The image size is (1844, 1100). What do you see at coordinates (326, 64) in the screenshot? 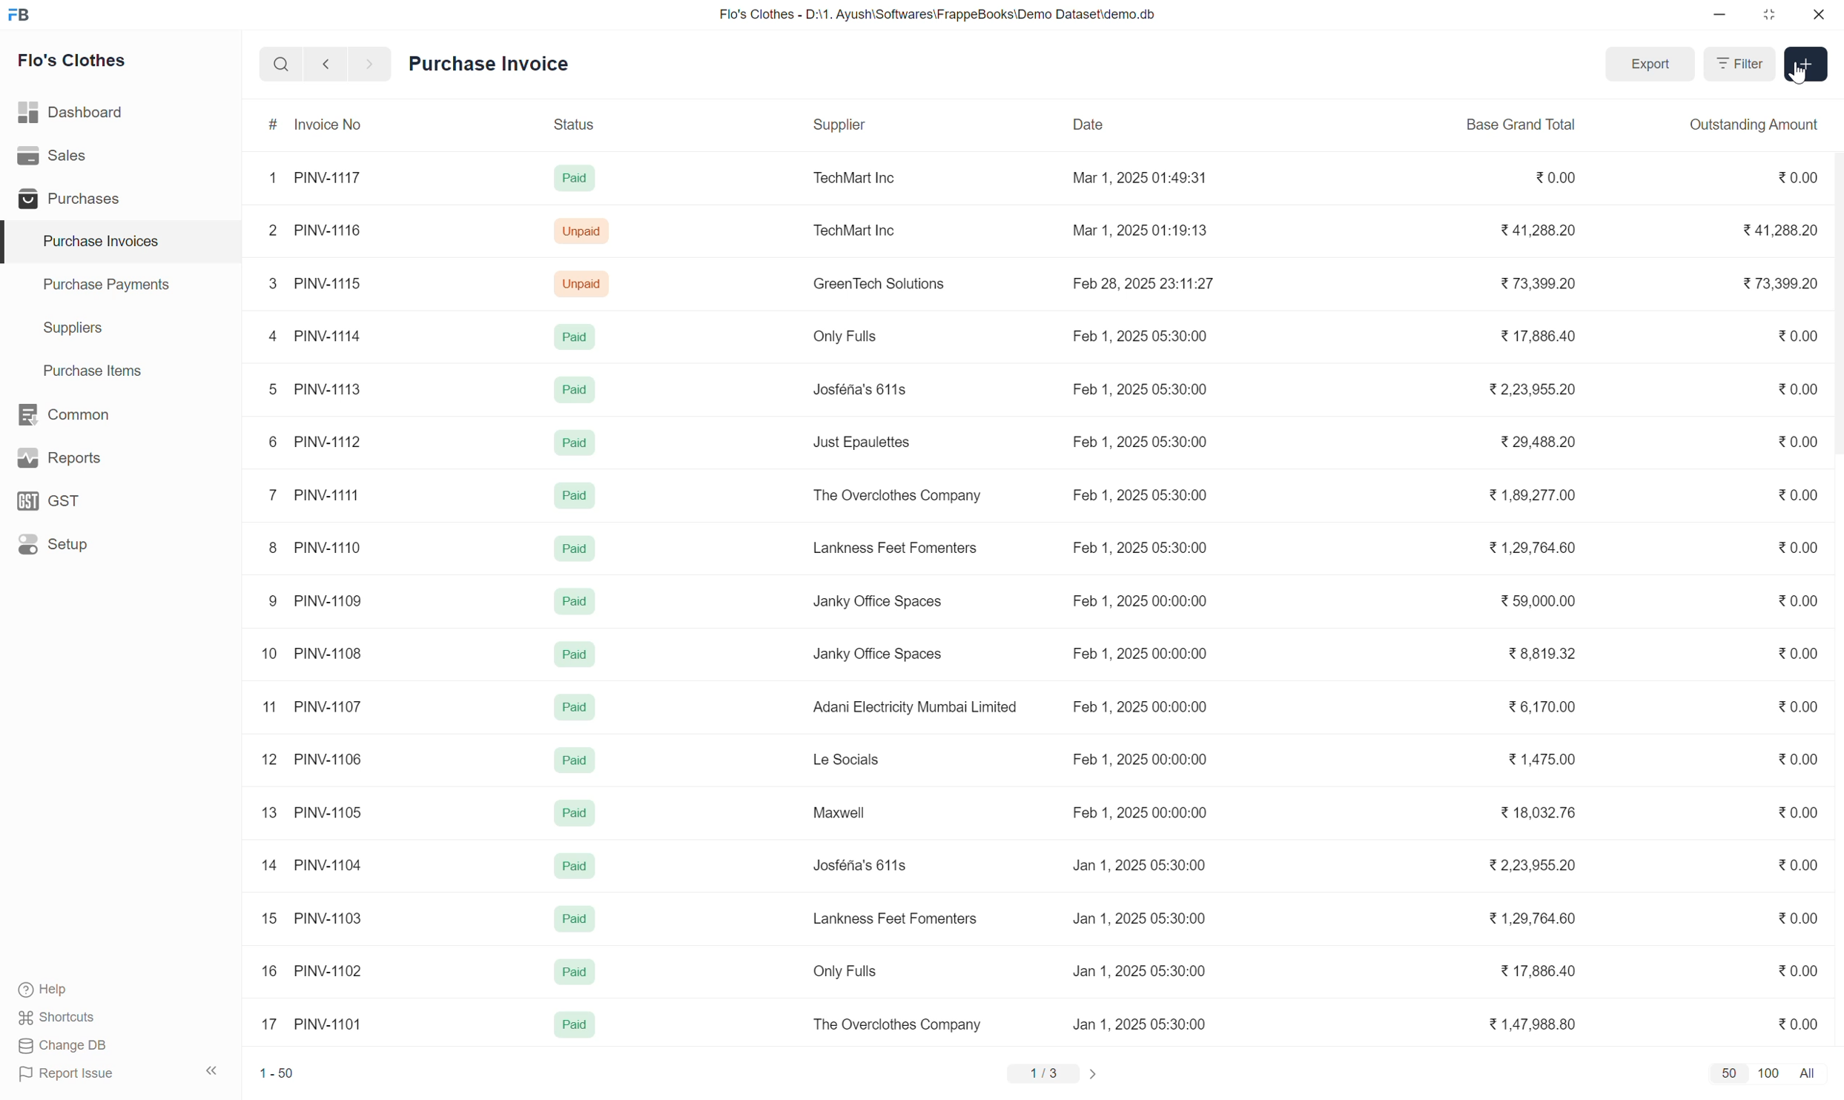
I see `Previous` at bounding box center [326, 64].